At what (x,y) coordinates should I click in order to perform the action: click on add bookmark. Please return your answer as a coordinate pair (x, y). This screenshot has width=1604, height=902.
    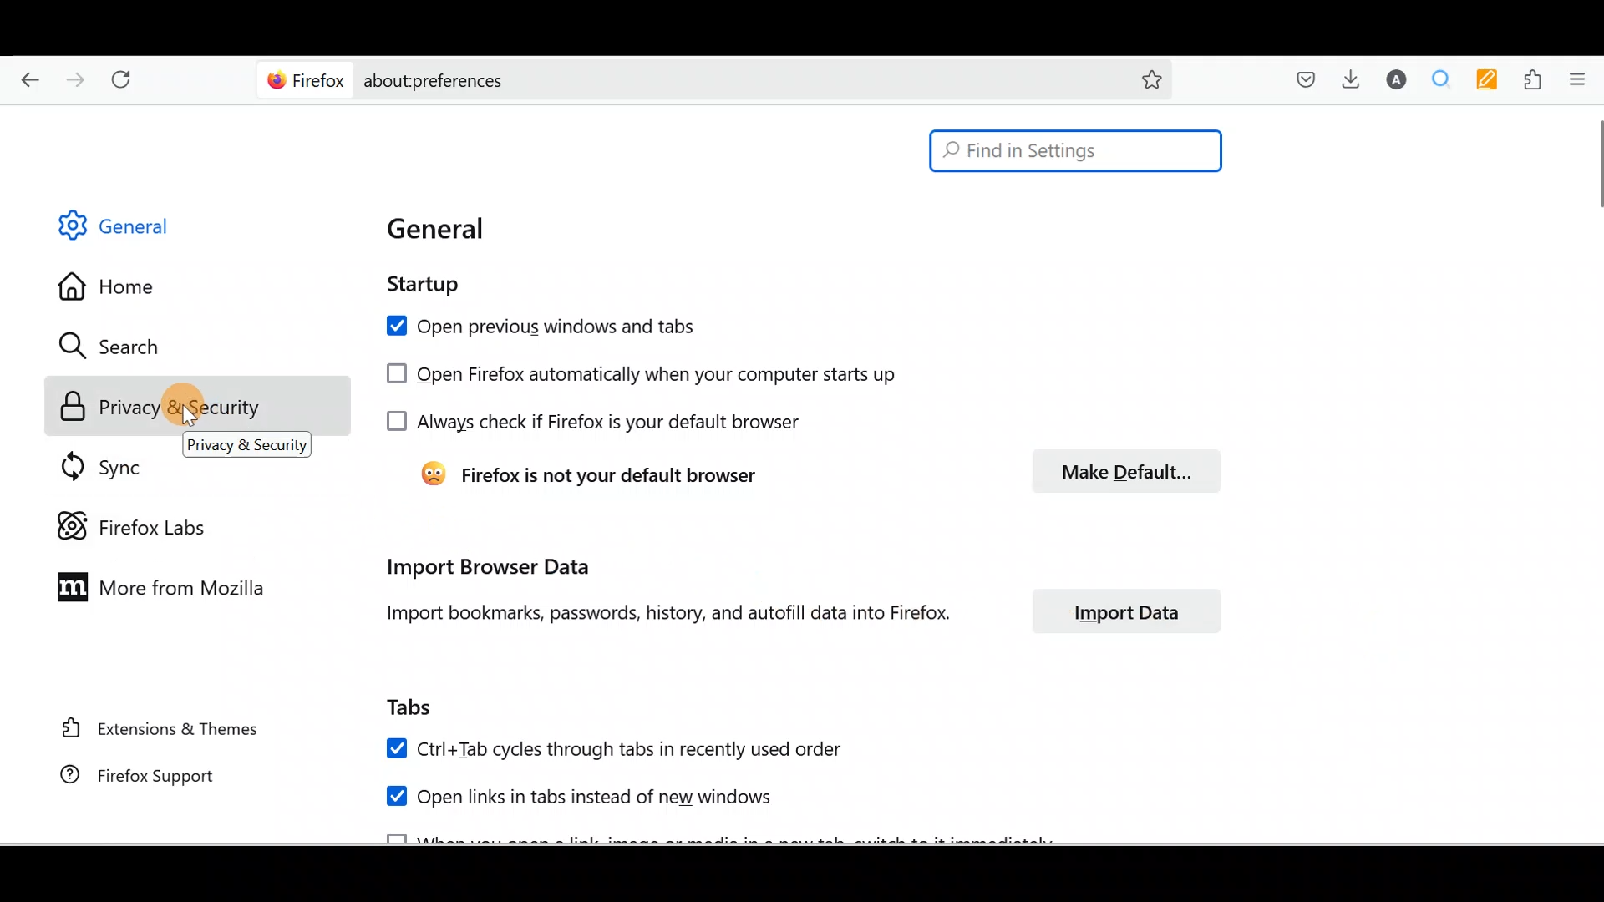
    Looking at the image, I should click on (1152, 81).